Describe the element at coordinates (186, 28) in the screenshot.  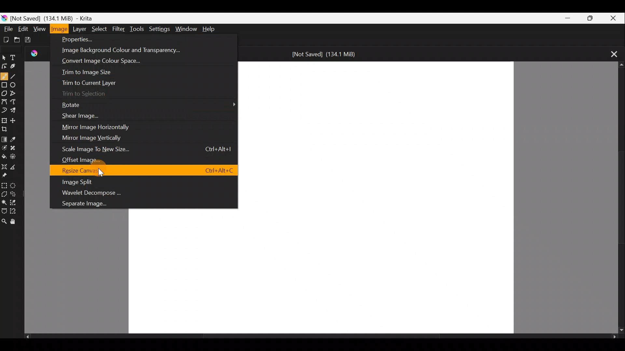
I see `Window` at that location.